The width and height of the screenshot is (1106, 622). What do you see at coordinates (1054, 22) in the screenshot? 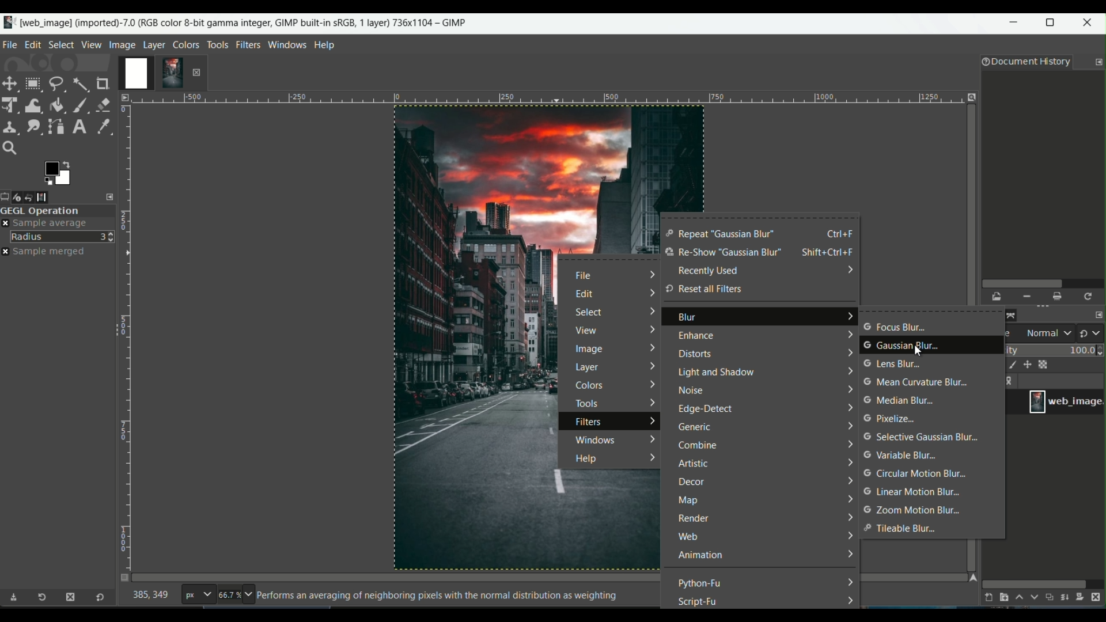
I see `maximize or restore` at bounding box center [1054, 22].